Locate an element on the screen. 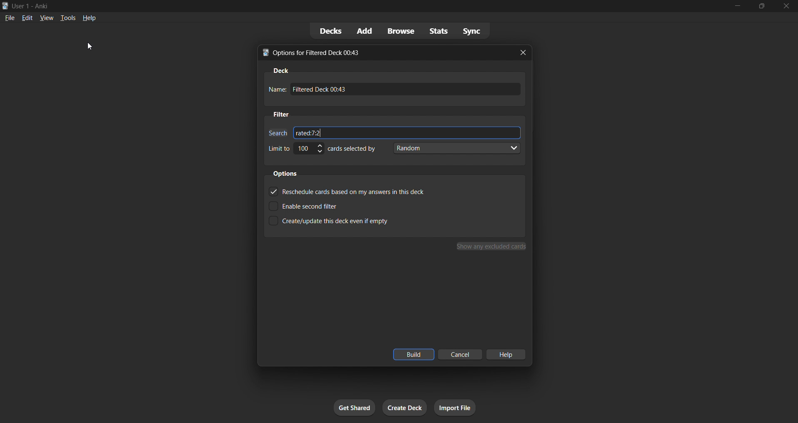  browse is located at coordinates (397, 30).